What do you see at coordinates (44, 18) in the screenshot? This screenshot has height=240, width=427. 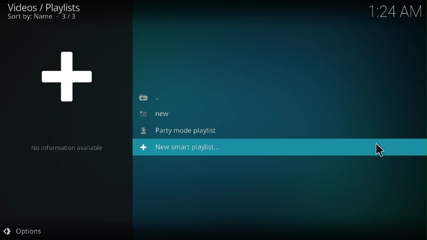 I see `sort by name` at bounding box center [44, 18].